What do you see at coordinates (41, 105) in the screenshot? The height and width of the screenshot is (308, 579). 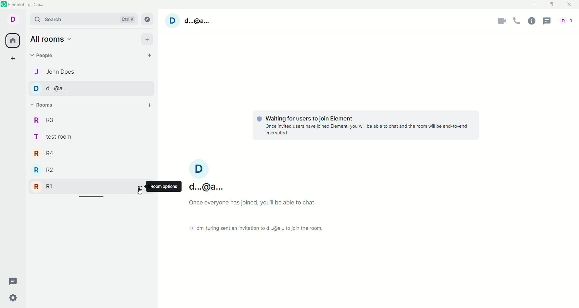 I see `rooms` at bounding box center [41, 105].